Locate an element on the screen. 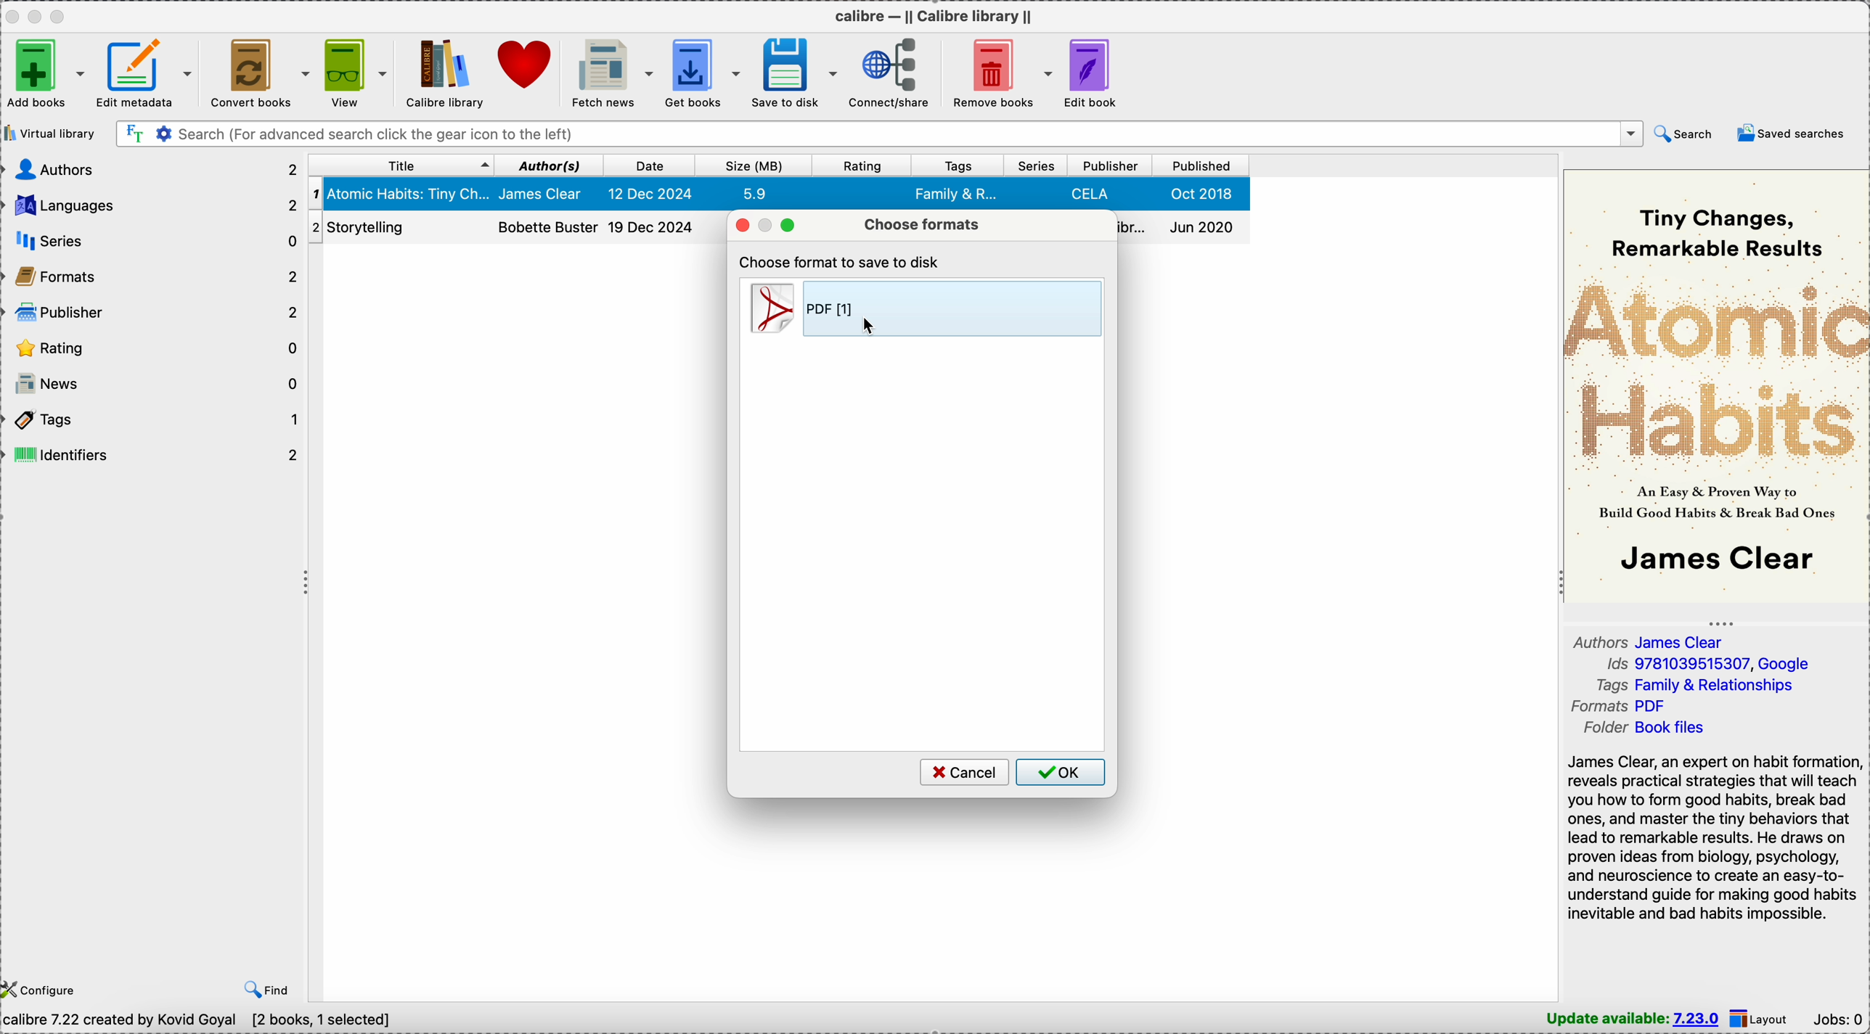 The width and height of the screenshot is (1870, 1034). Calibre - || Calibre library || is located at coordinates (939, 15).